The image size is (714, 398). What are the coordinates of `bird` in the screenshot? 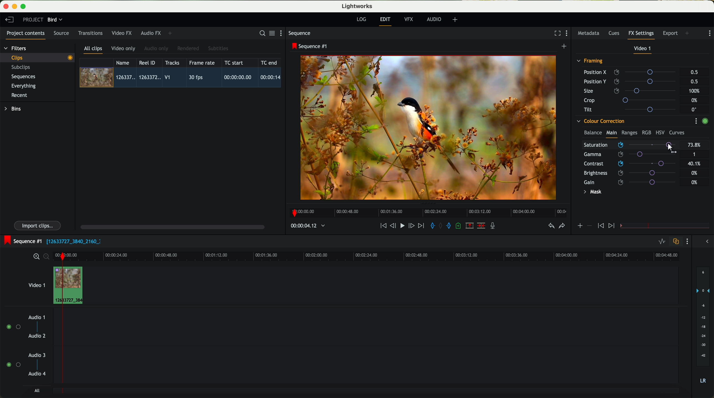 It's located at (55, 20).